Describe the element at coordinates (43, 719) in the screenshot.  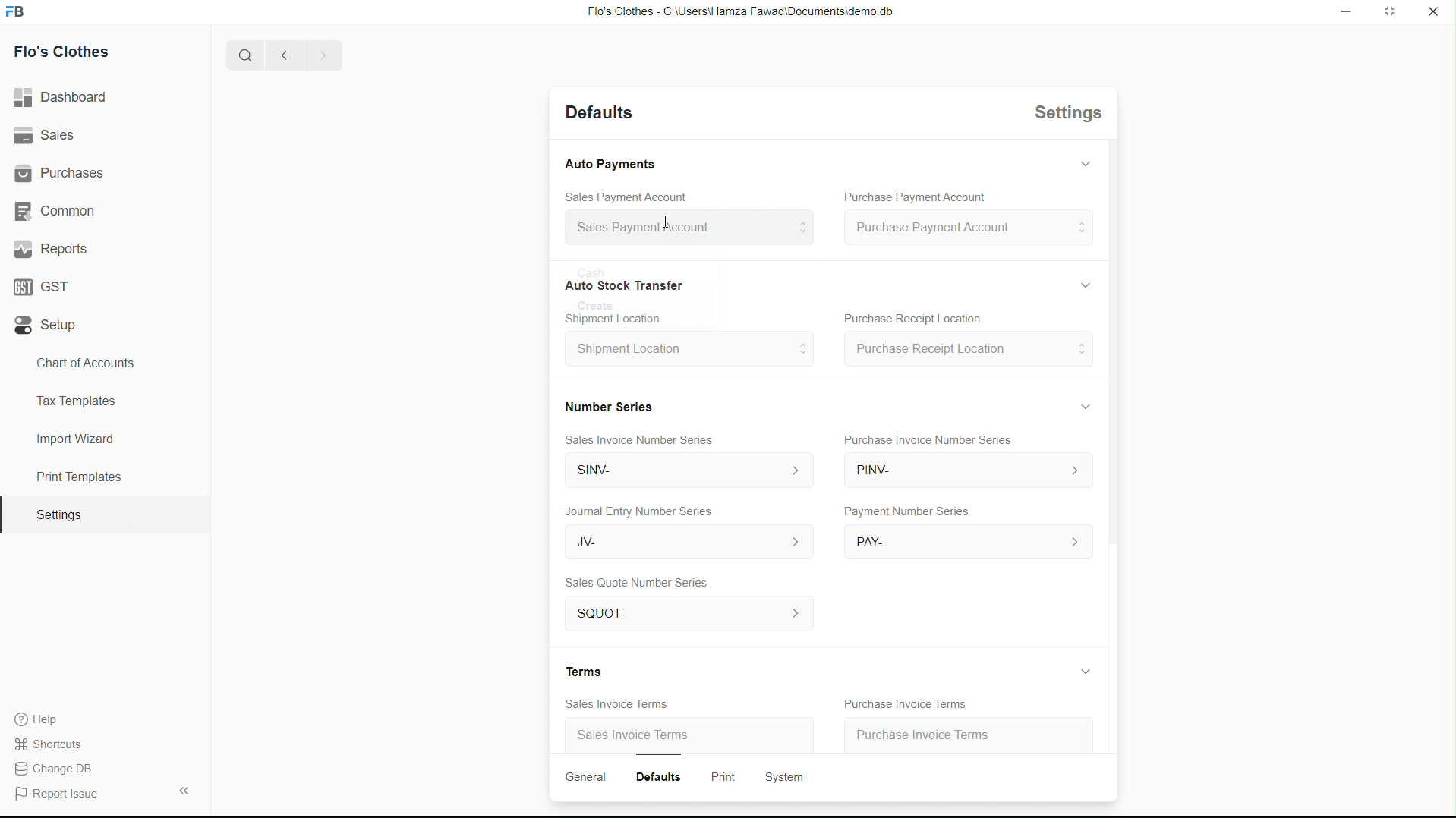
I see `Help` at that location.